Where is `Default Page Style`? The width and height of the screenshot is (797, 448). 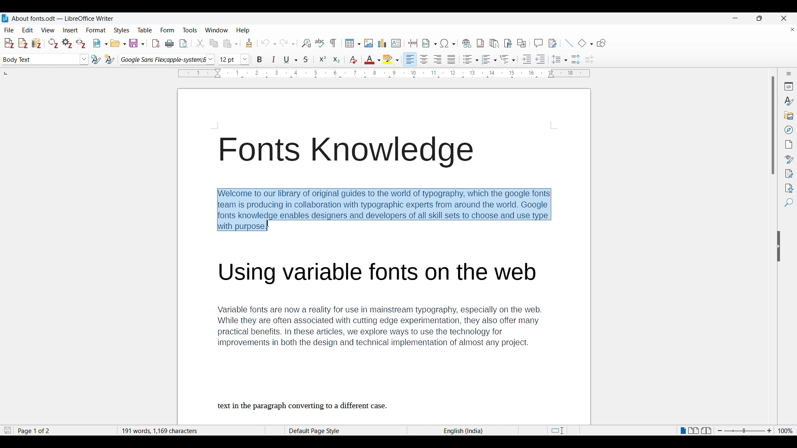 Default Page Style is located at coordinates (318, 429).